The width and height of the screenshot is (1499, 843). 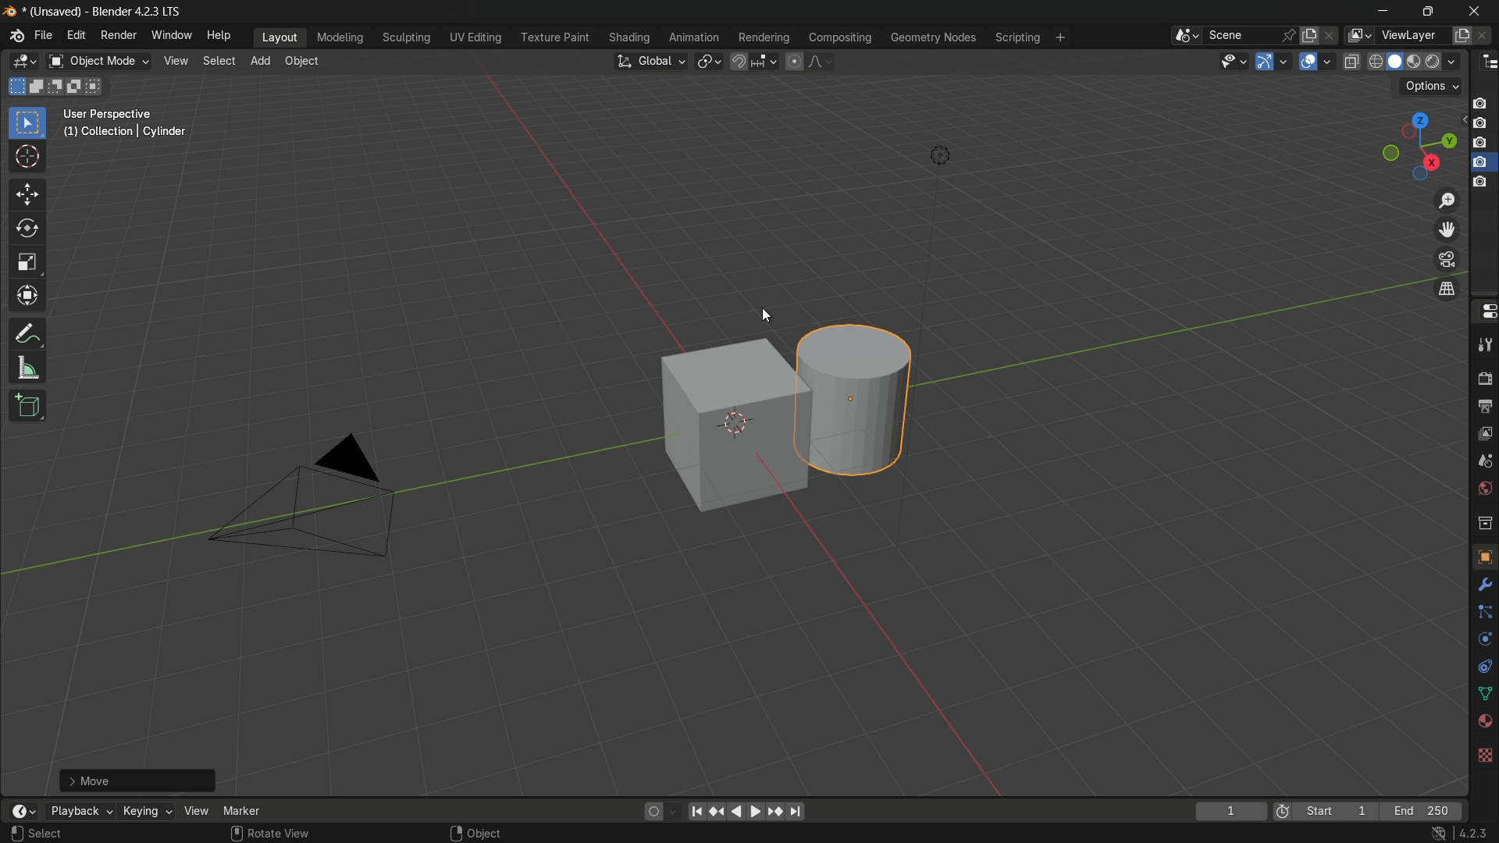 What do you see at coordinates (23, 807) in the screenshot?
I see `timeline` at bounding box center [23, 807].